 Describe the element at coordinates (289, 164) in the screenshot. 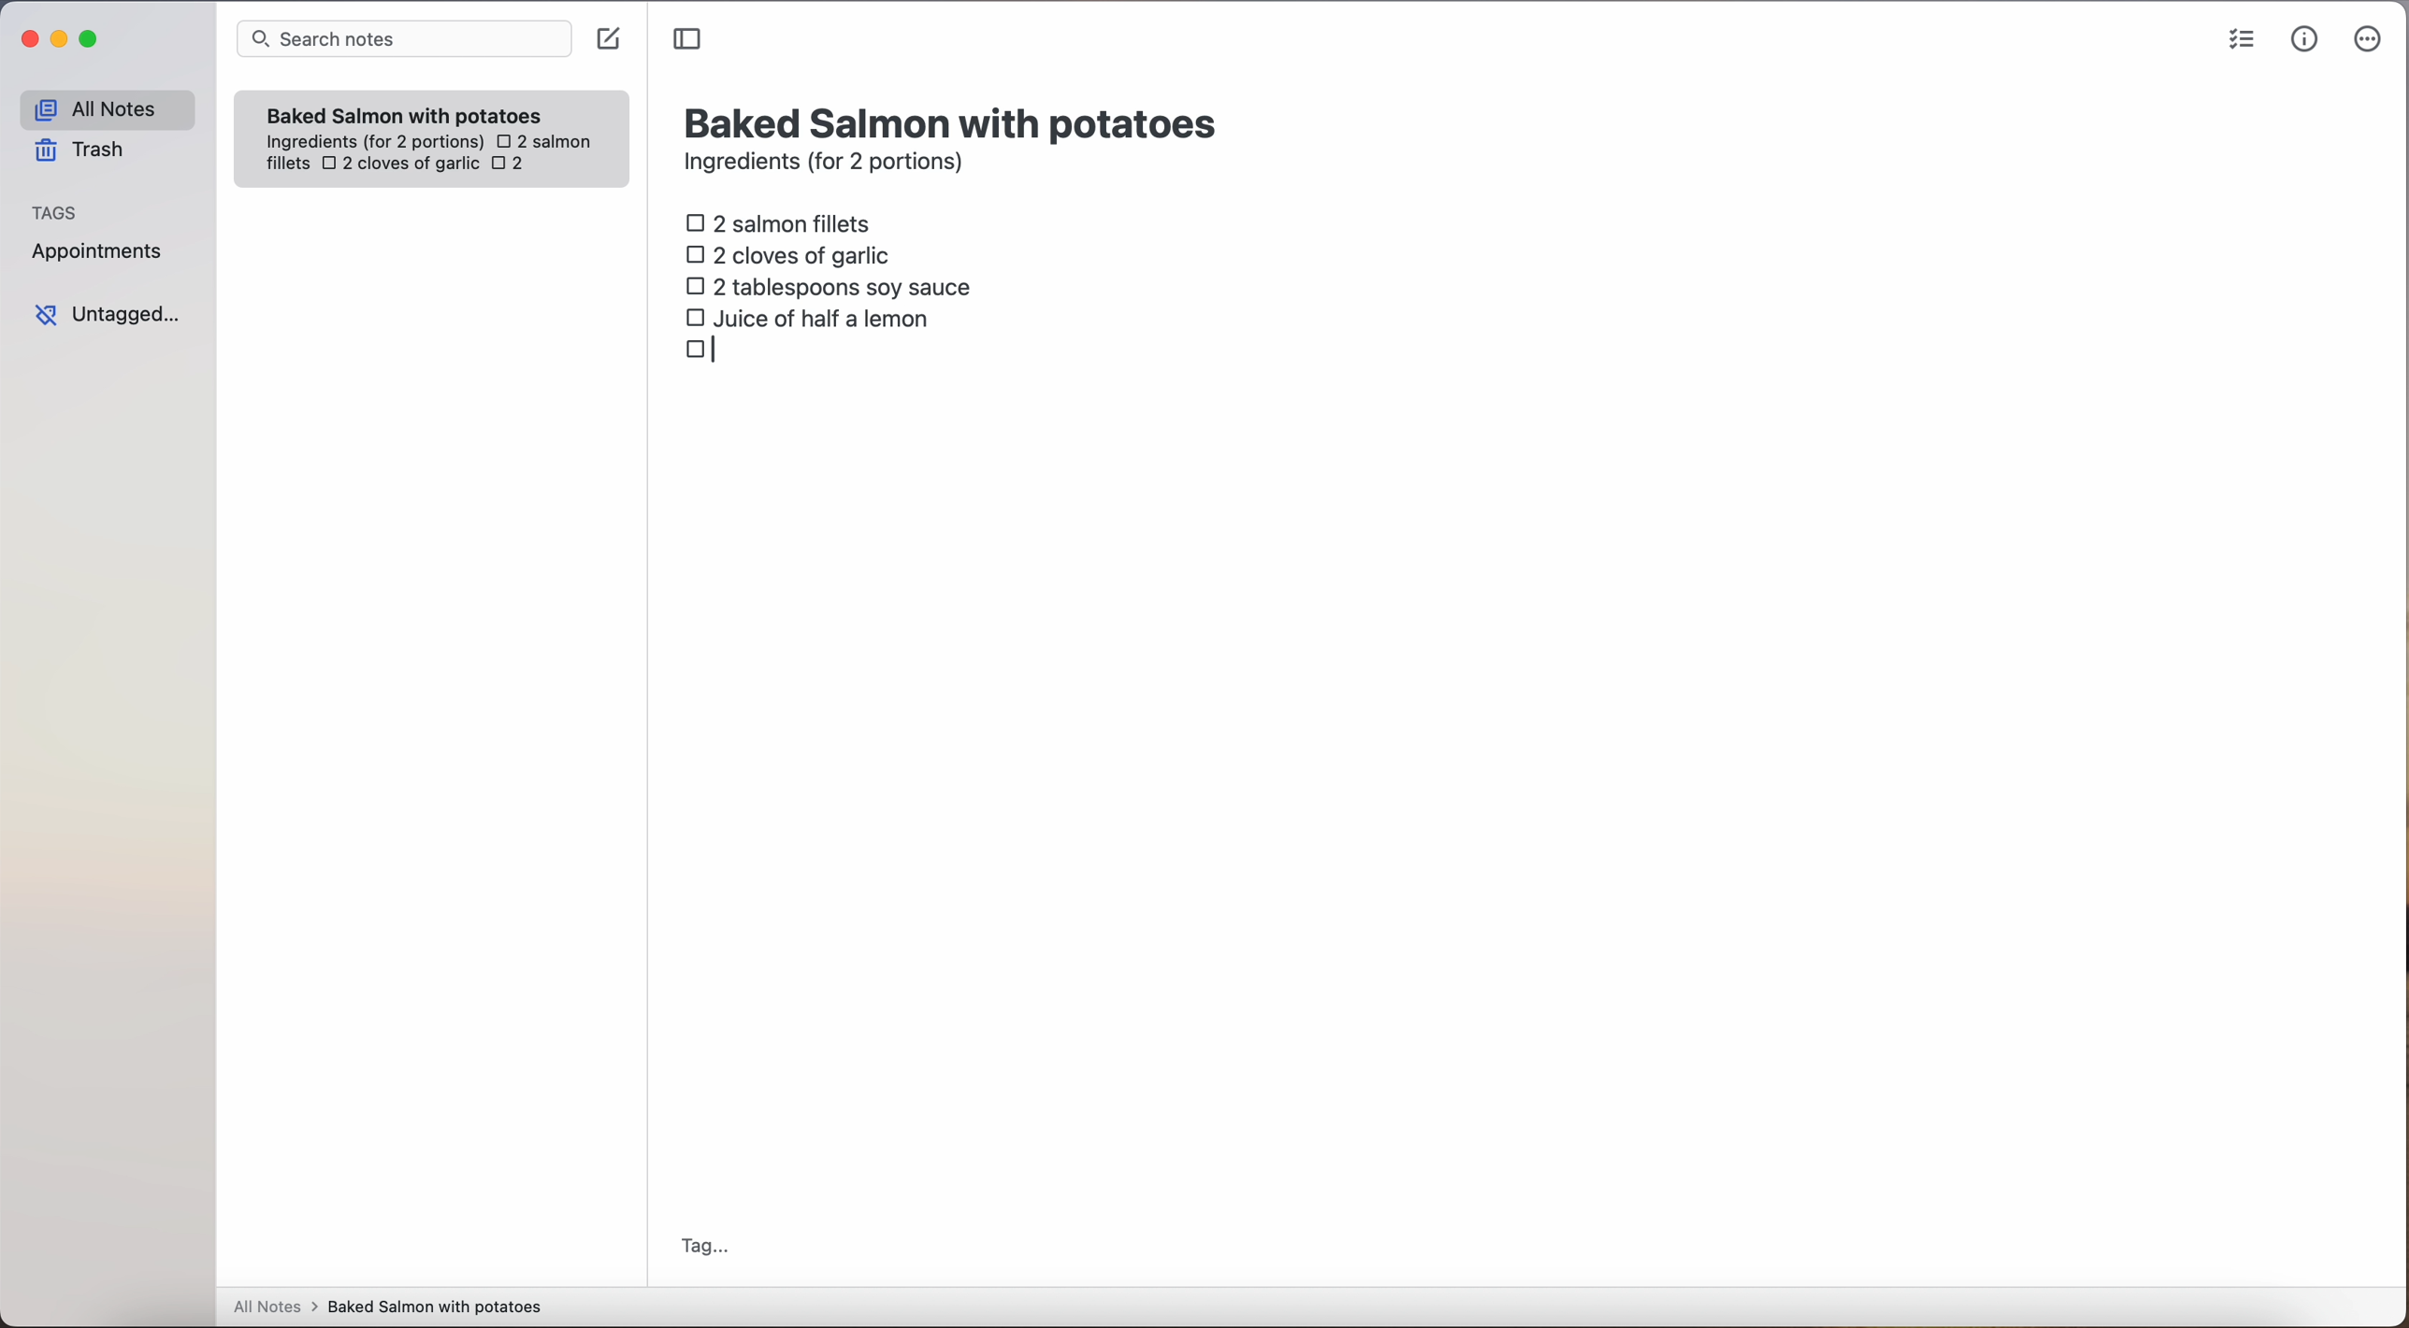

I see `fillets` at that location.